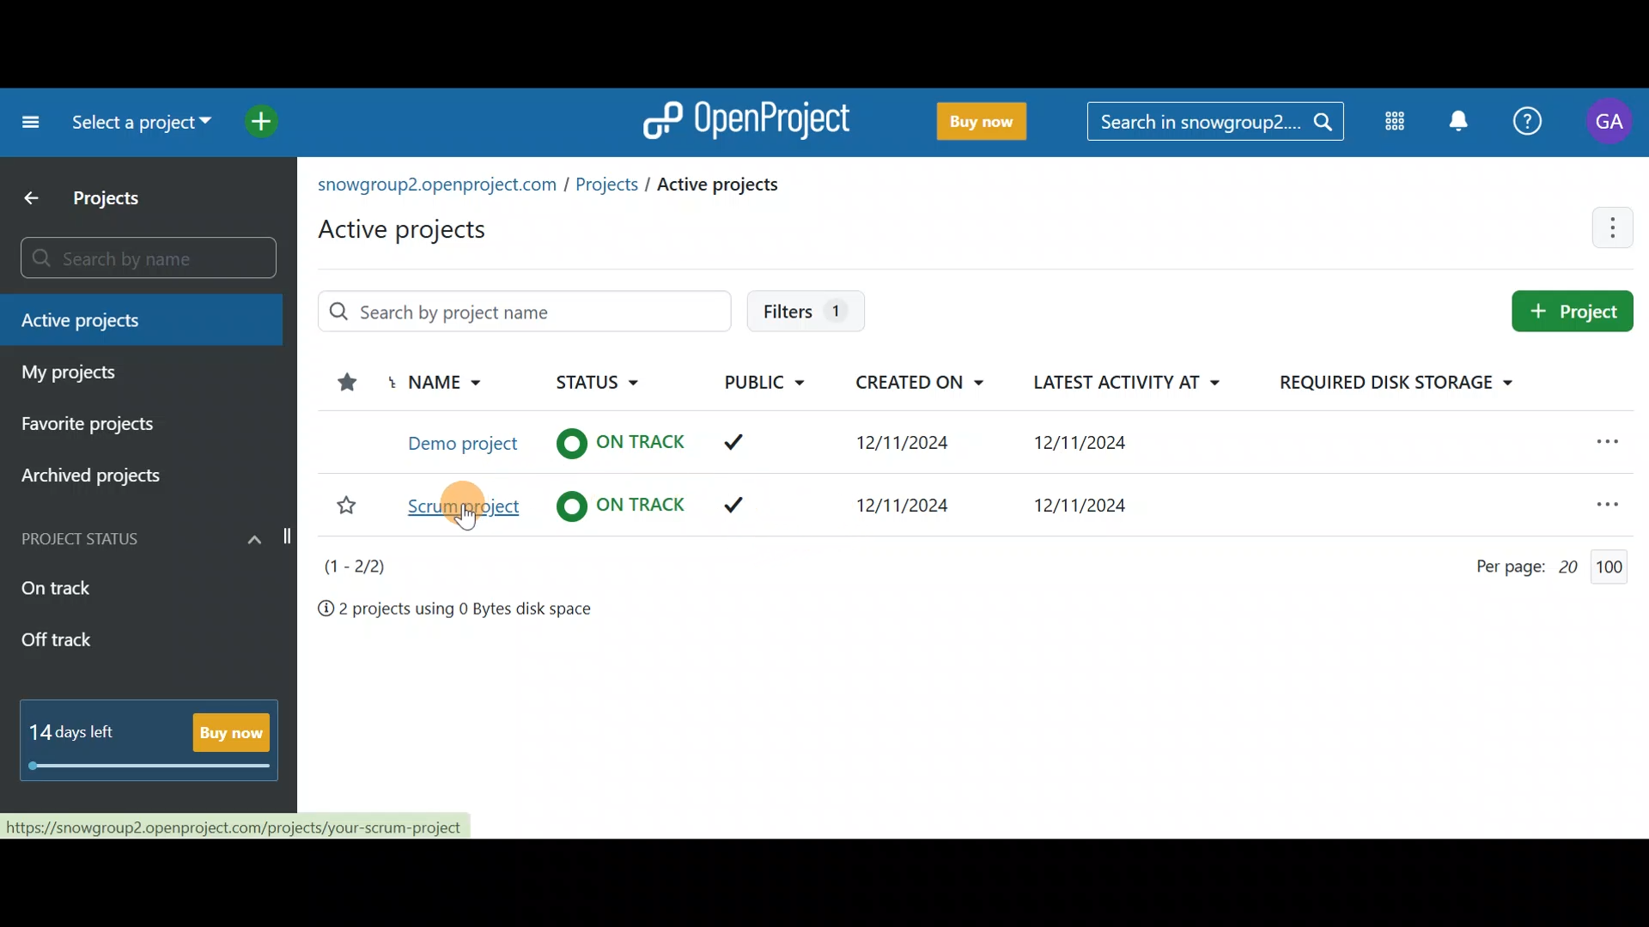 The image size is (1649, 927). I want to click on Add to favorites, so click(344, 504).